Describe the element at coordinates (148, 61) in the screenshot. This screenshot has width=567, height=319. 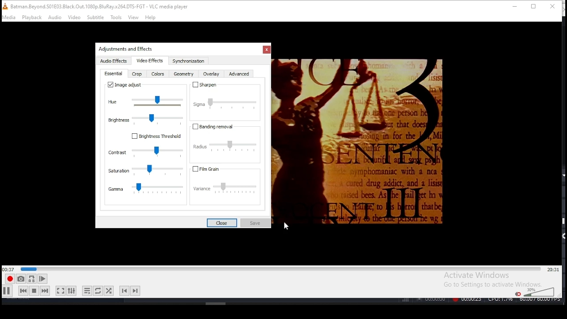
I see `video effects` at that location.